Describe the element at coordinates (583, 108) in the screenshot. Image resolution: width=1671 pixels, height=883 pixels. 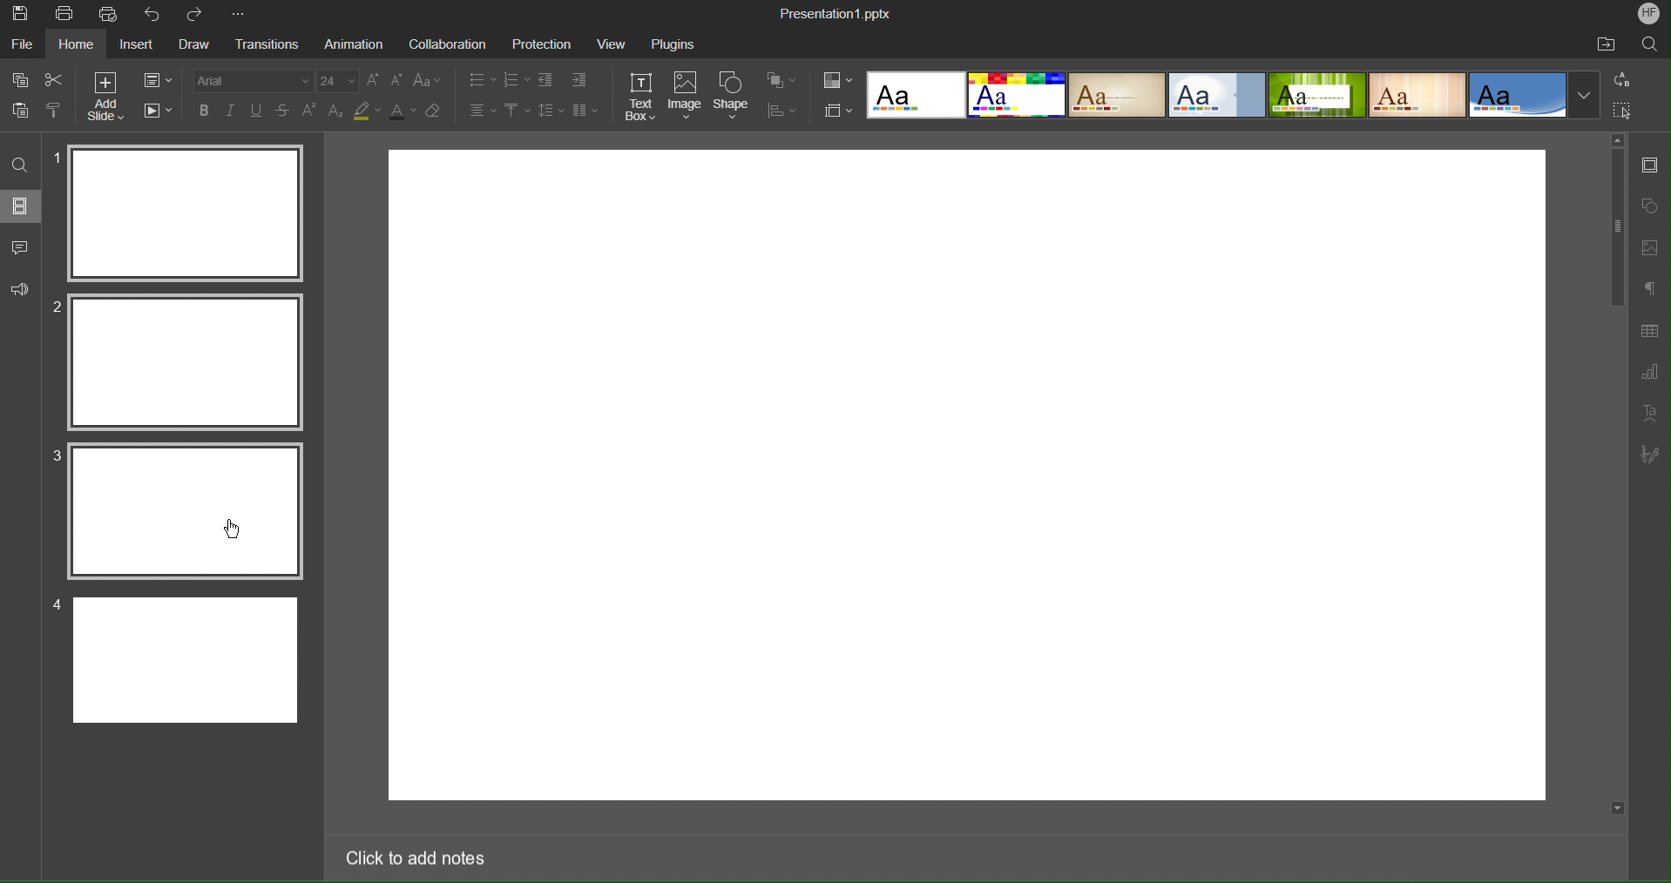
I see `Columns` at that location.